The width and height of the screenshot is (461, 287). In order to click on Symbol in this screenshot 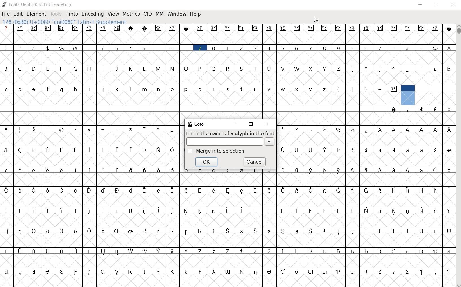, I will do `click(173, 27)`.